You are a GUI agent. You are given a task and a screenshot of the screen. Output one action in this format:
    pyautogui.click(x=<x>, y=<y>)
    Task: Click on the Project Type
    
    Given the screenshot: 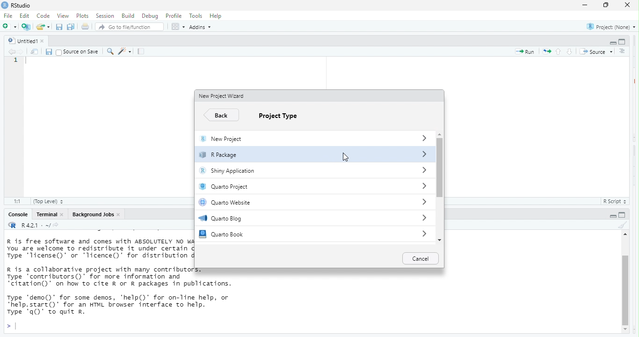 What is the action you would take?
    pyautogui.click(x=285, y=117)
    